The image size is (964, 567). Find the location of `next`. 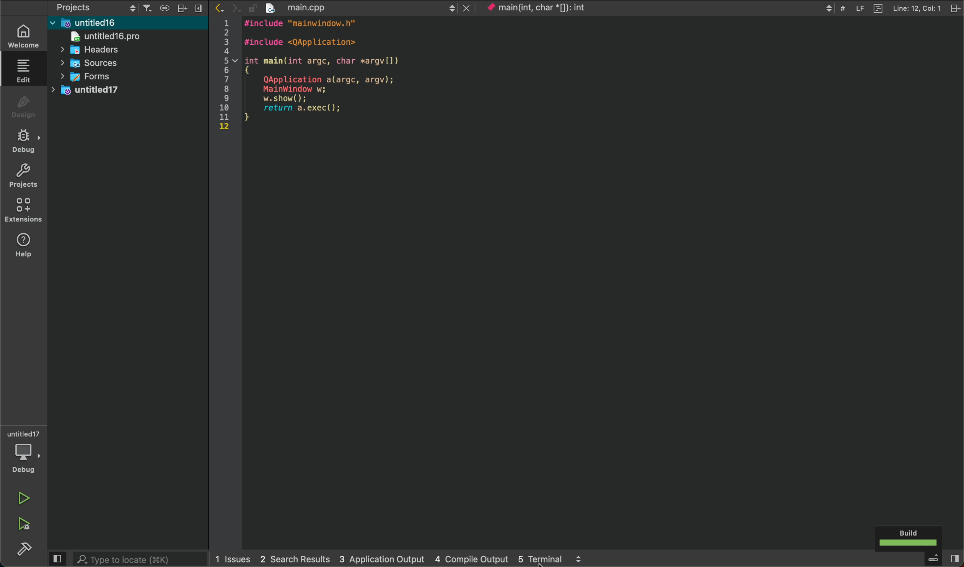

next is located at coordinates (237, 9).